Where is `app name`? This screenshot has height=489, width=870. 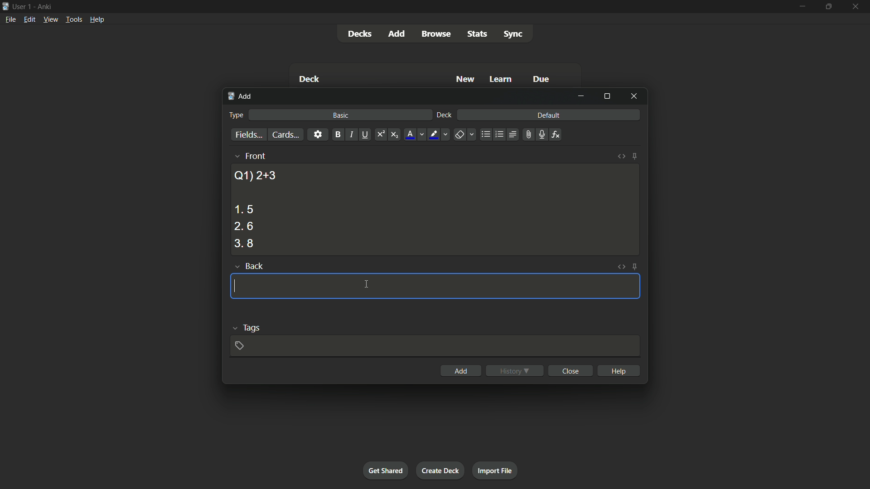
app name is located at coordinates (44, 5).